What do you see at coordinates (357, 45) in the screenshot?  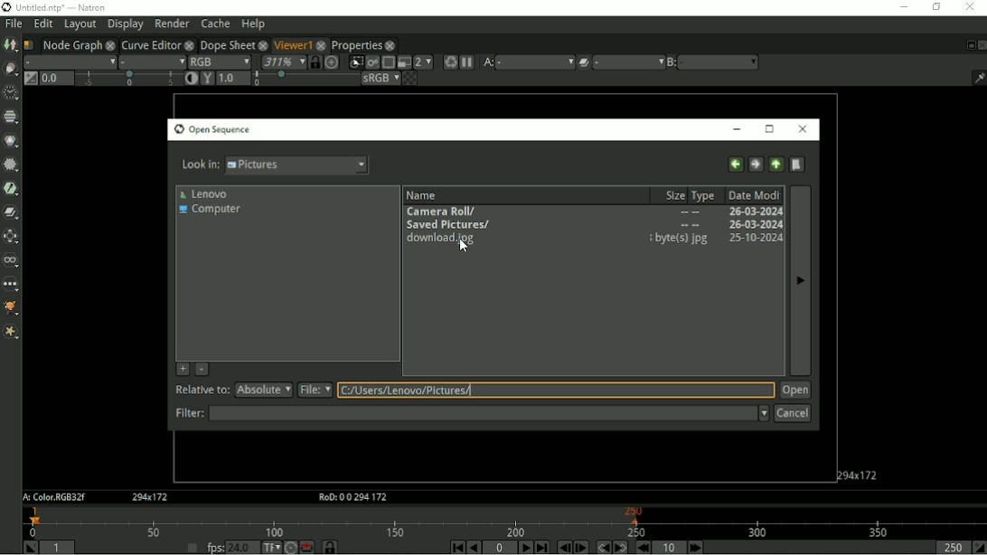 I see `Properties` at bounding box center [357, 45].